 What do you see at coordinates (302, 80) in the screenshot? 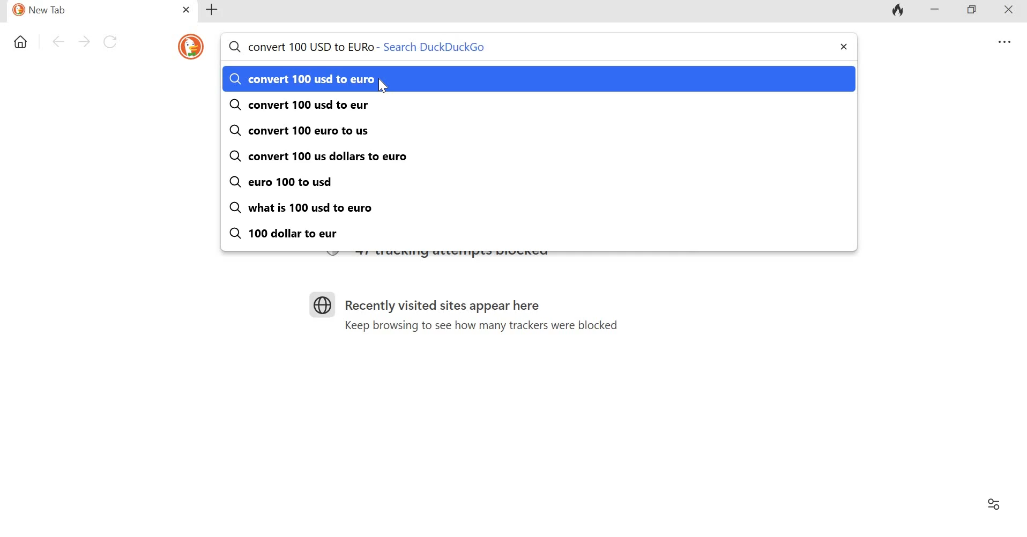
I see `convert 100 usd to euro` at bounding box center [302, 80].